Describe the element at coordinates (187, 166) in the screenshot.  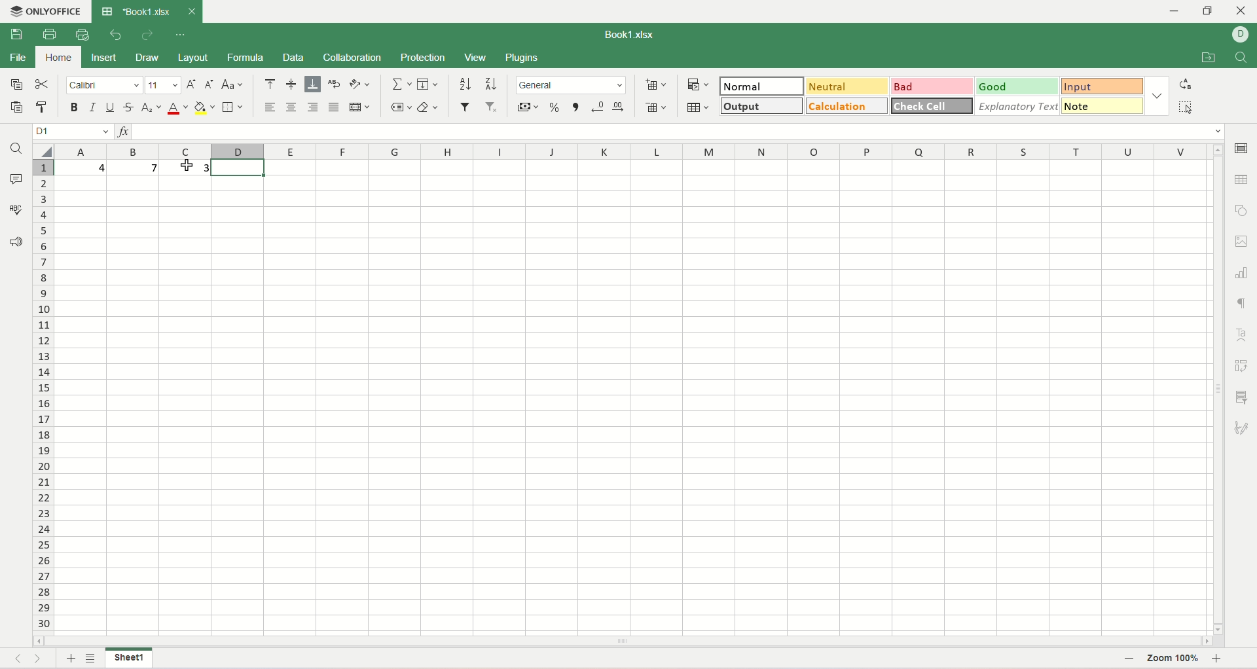
I see `cursor` at that location.